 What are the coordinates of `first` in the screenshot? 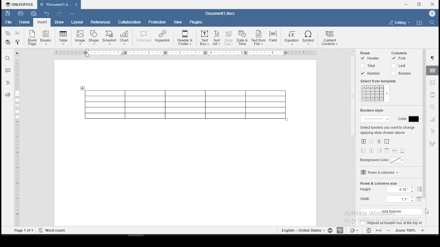 It's located at (400, 58).